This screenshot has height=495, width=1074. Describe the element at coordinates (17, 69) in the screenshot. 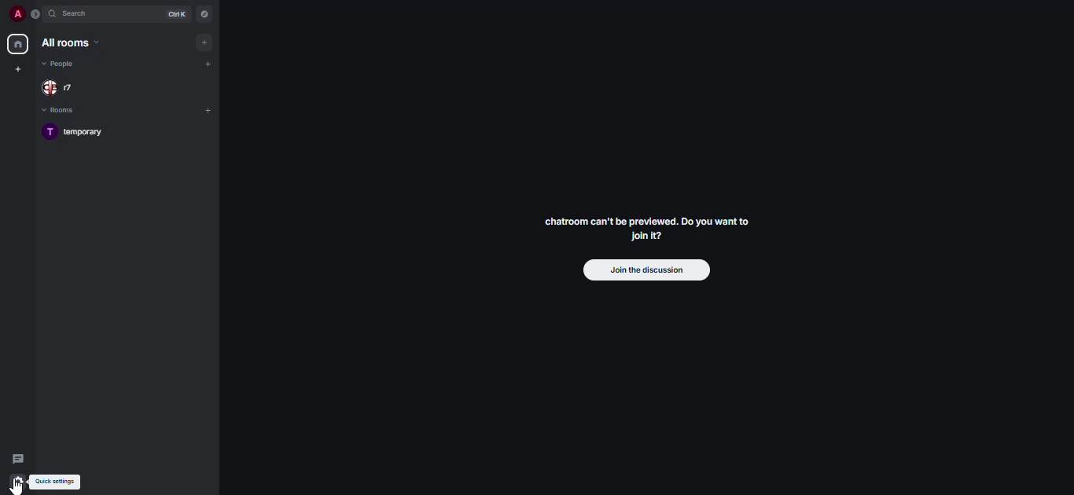

I see `create space` at that location.